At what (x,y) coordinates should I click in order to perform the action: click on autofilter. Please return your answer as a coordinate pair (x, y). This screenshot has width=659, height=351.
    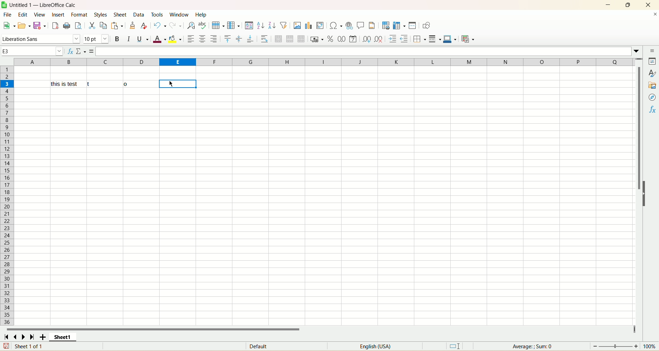
    Looking at the image, I should click on (285, 25).